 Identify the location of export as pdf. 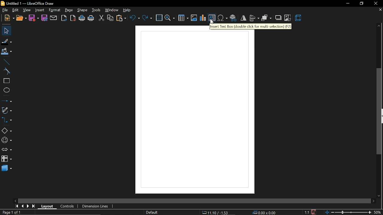
(73, 18).